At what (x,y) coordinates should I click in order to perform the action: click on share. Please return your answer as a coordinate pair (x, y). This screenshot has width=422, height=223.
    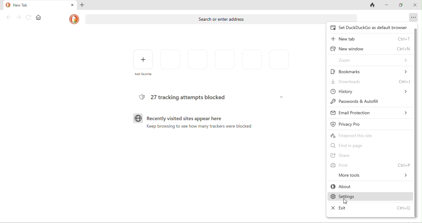
    Looking at the image, I should click on (347, 156).